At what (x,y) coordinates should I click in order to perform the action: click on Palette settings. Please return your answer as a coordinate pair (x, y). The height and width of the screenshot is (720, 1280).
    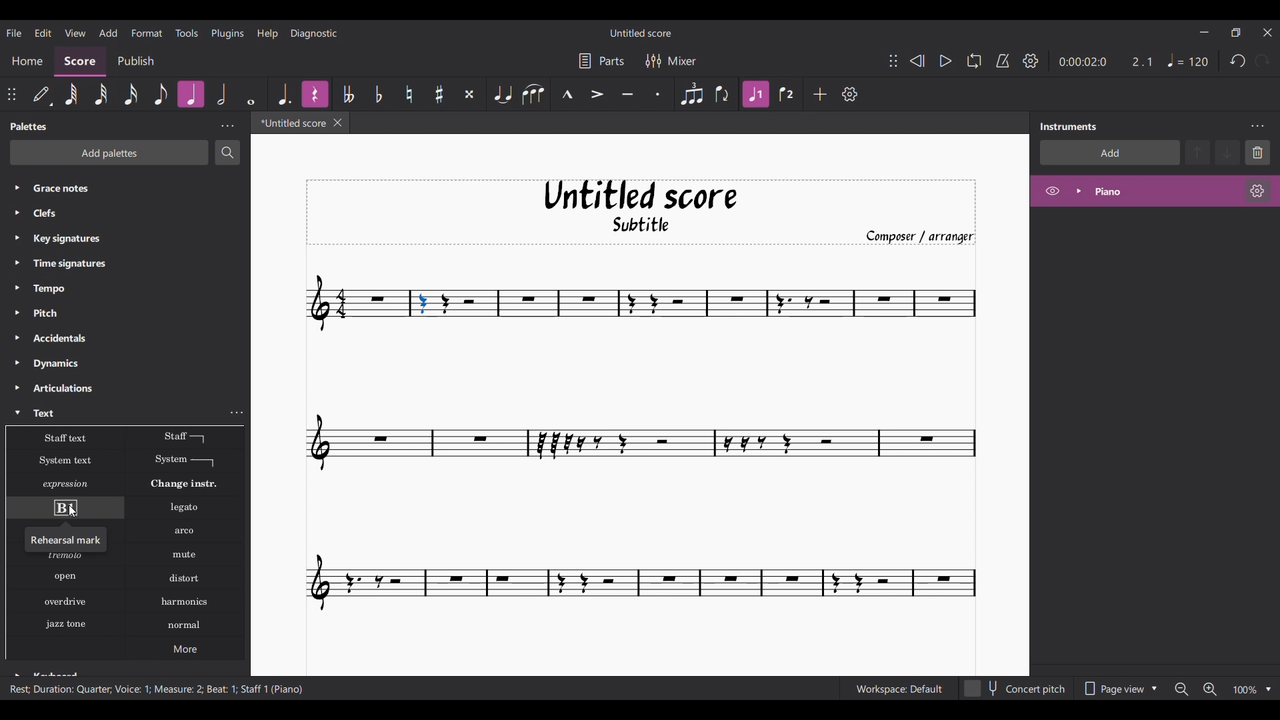
    Looking at the image, I should click on (228, 126).